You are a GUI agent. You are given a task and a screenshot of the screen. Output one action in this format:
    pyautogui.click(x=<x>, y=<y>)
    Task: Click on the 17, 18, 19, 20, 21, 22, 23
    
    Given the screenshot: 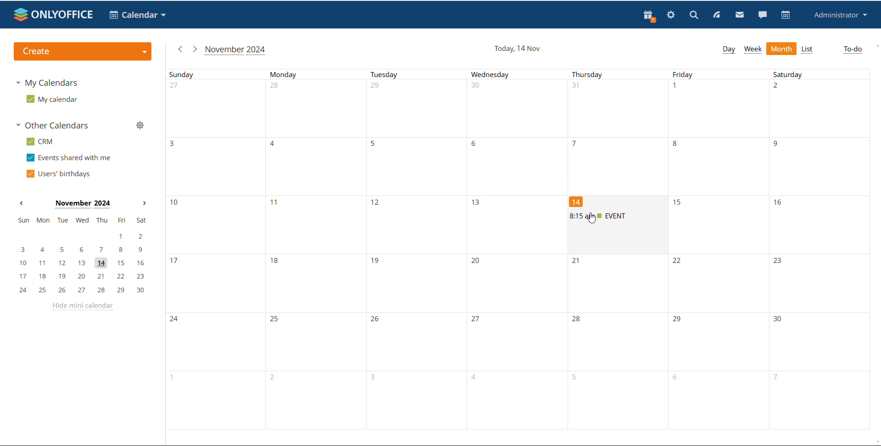 What is the action you would take?
    pyautogui.click(x=408, y=284)
    